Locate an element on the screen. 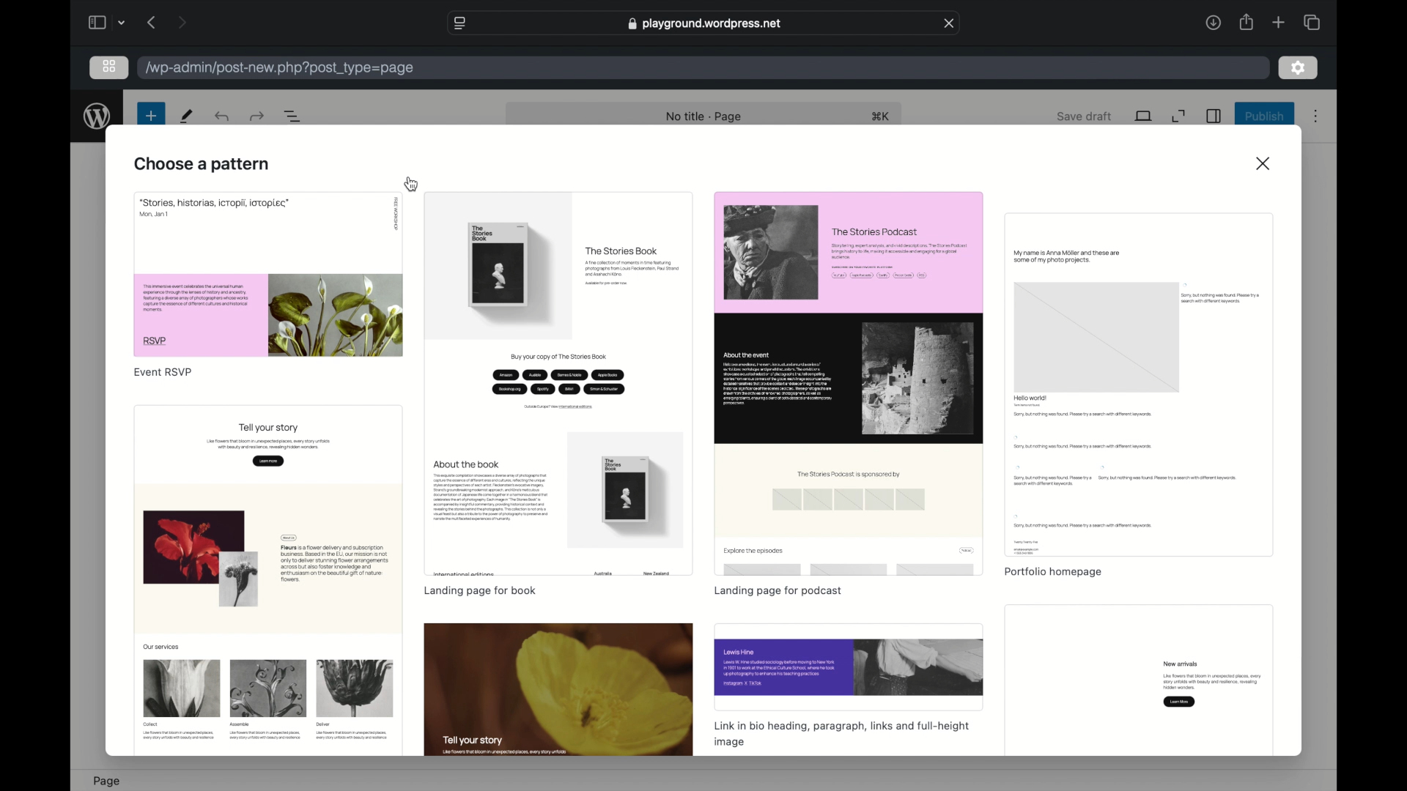 The width and height of the screenshot is (1407, 791). tools is located at coordinates (188, 116).